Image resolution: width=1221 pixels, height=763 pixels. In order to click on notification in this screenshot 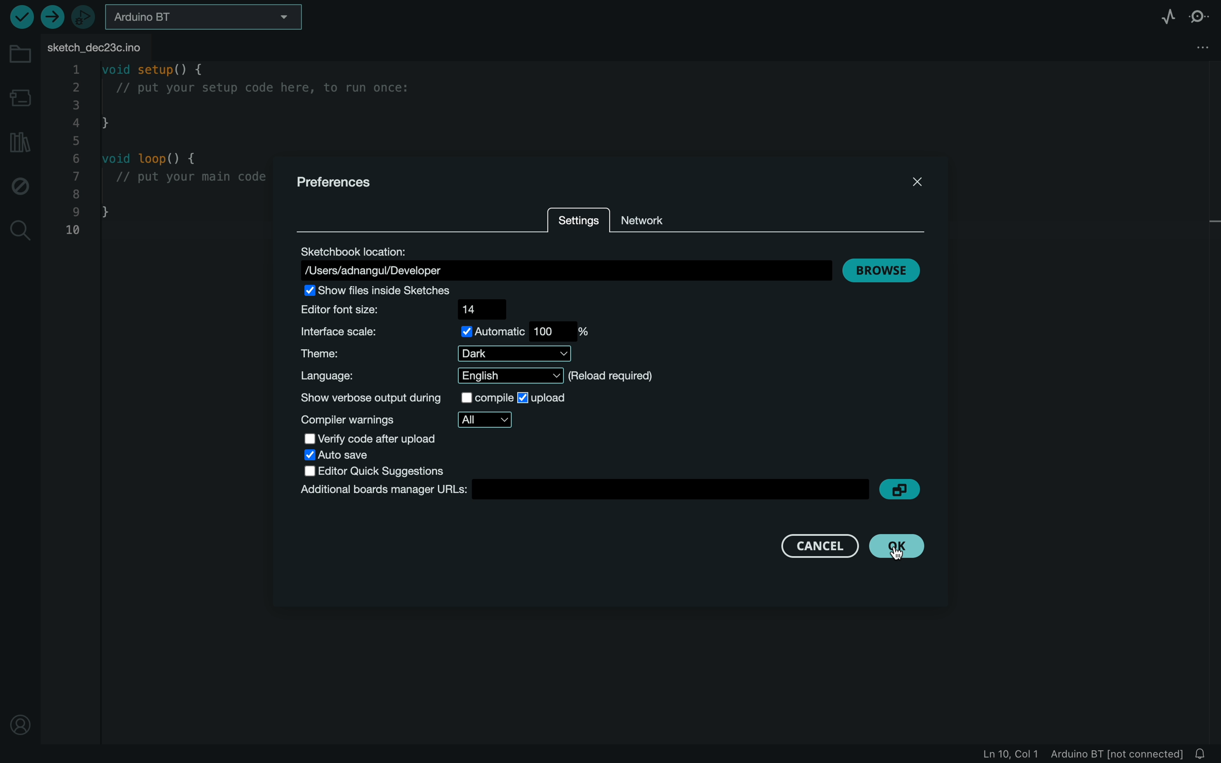, I will do `click(1205, 754)`.